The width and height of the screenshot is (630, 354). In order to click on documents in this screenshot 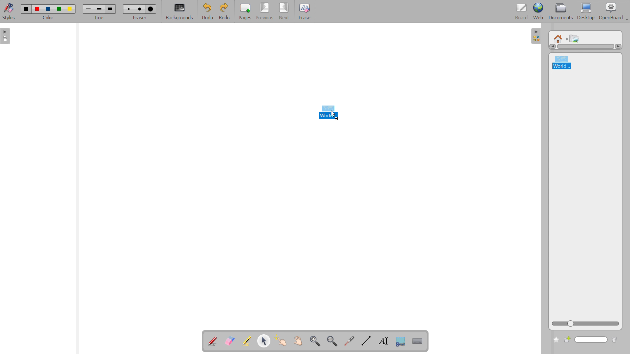, I will do `click(561, 11)`.